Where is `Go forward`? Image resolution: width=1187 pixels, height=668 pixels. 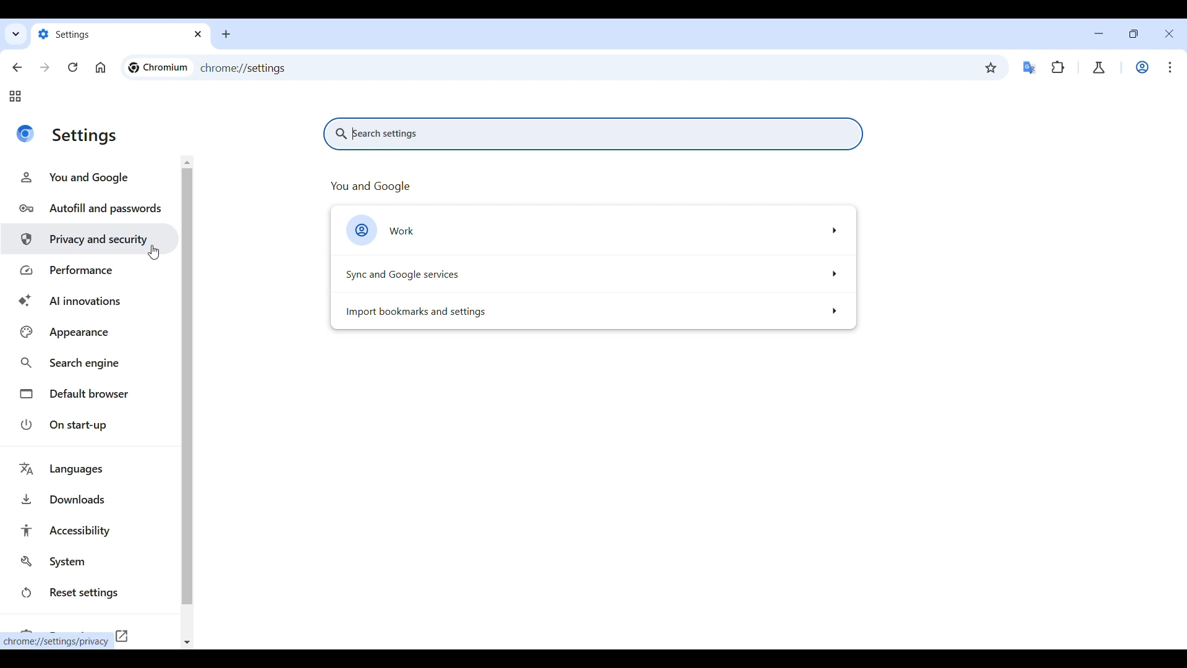 Go forward is located at coordinates (45, 67).